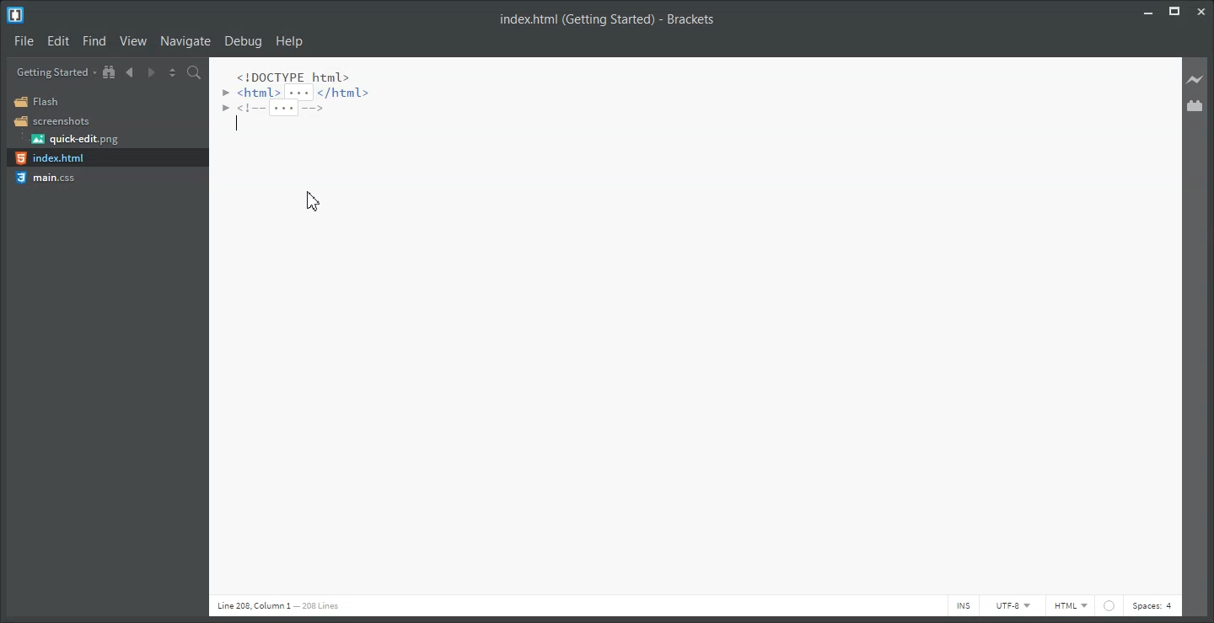 Image resolution: width=1214 pixels, height=623 pixels. I want to click on Debug, so click(243, 42).